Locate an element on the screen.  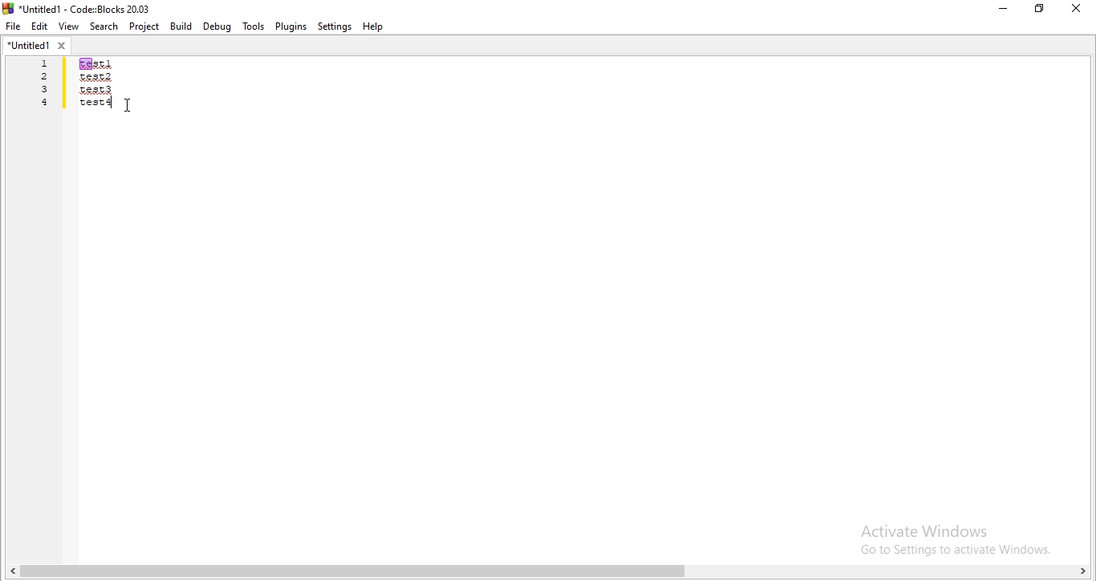
View  is located at coordinates (68, 26).